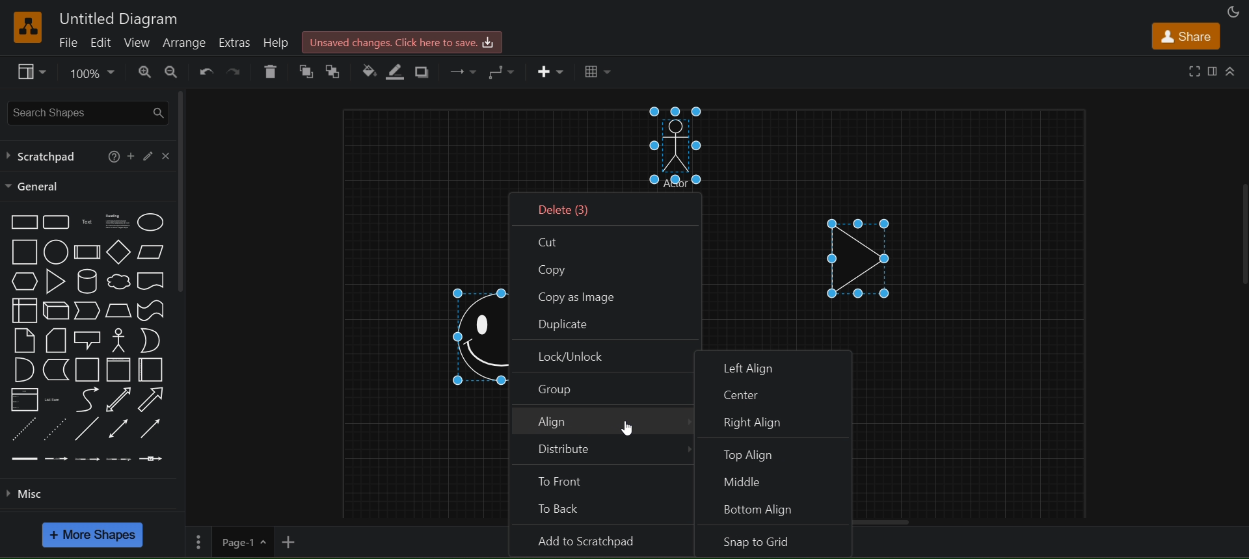 The image size is (1249, 559). Describe the element at coordinates (775, 452) in the screenshot. I see `top align` at that location.